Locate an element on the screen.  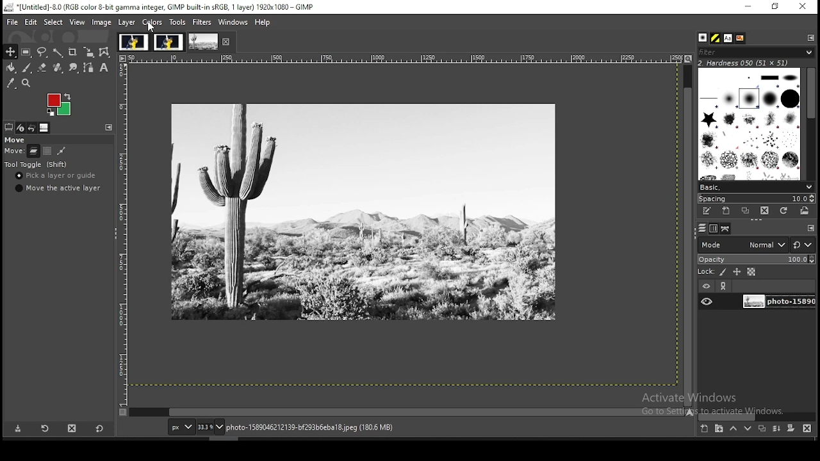
mode is located at coordinates (742, 244).